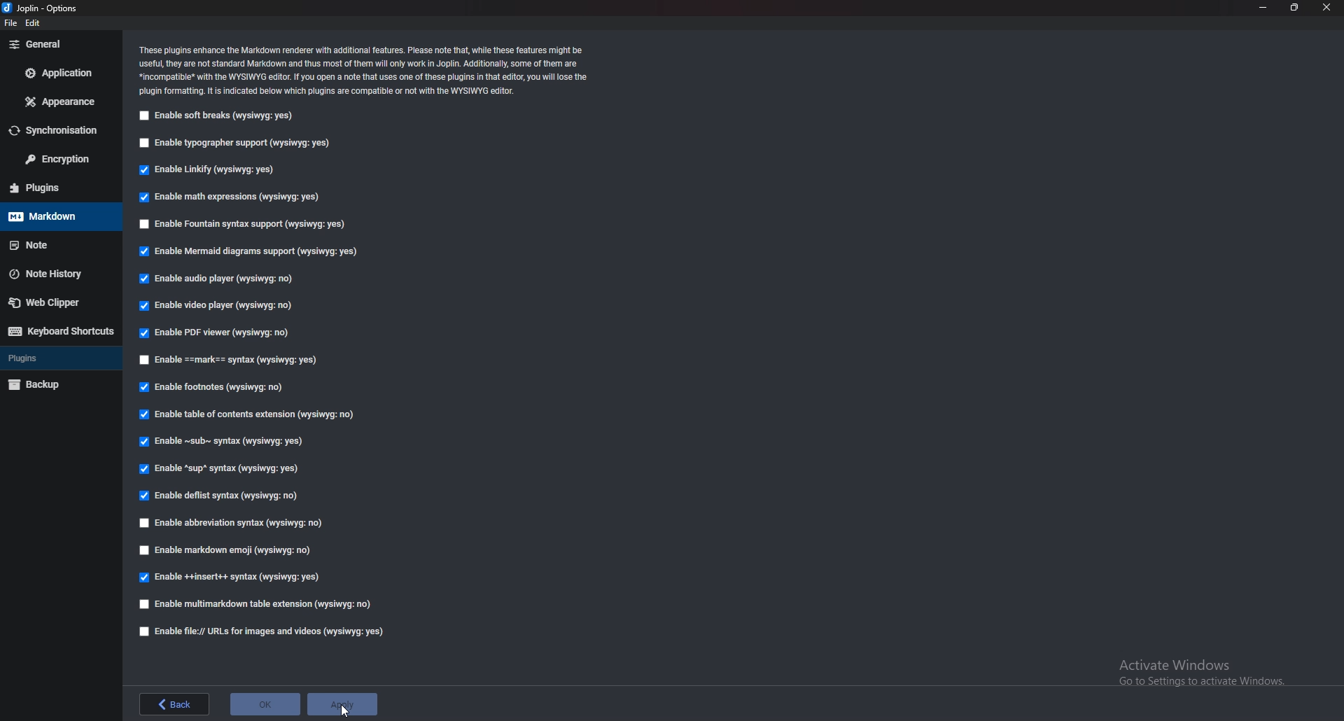 This screenshot has height=721, width=1344. What do you see at coordinates (265, 703) in the screenshot?
I see `ok` at bounding box center [265, 703].